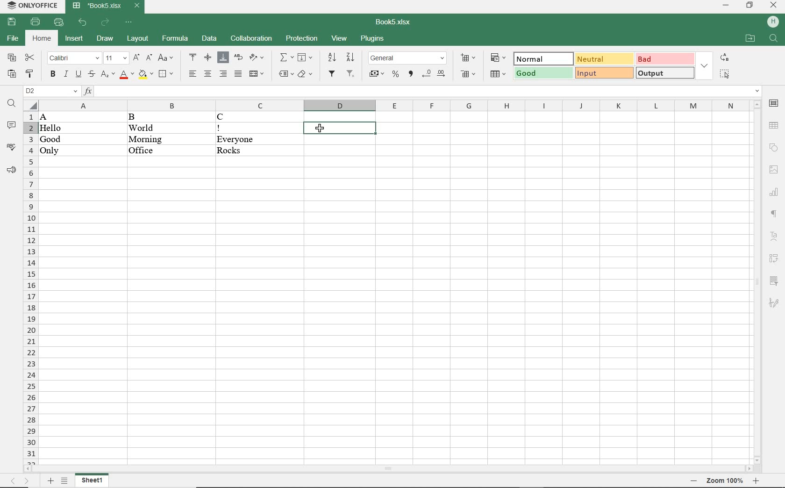 The width and height of the screenshot is (785, 488). I want to click on UNDERLINE, so click(79, 74).